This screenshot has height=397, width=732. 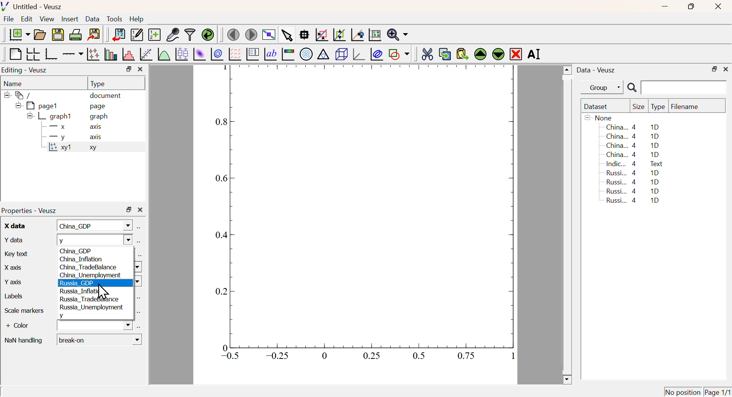 I want to click on Histogram of a dataset, so click(x=128, y=54).